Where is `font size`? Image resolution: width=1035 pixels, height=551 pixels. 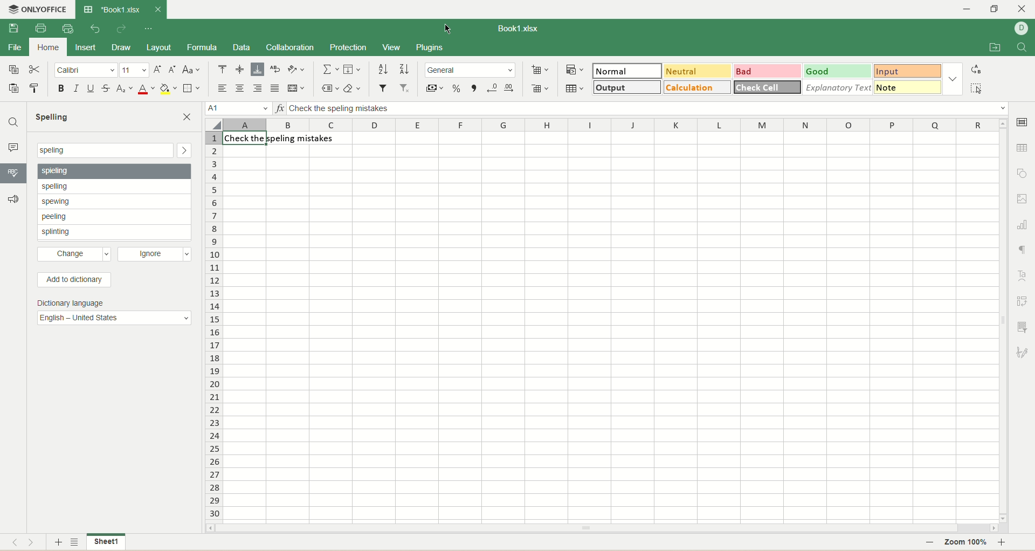 font size is located at coordinates (135, 70).